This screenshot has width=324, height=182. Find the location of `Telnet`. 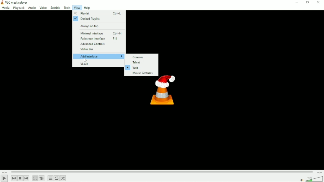

Telnet is located at coordinates (137, 63).